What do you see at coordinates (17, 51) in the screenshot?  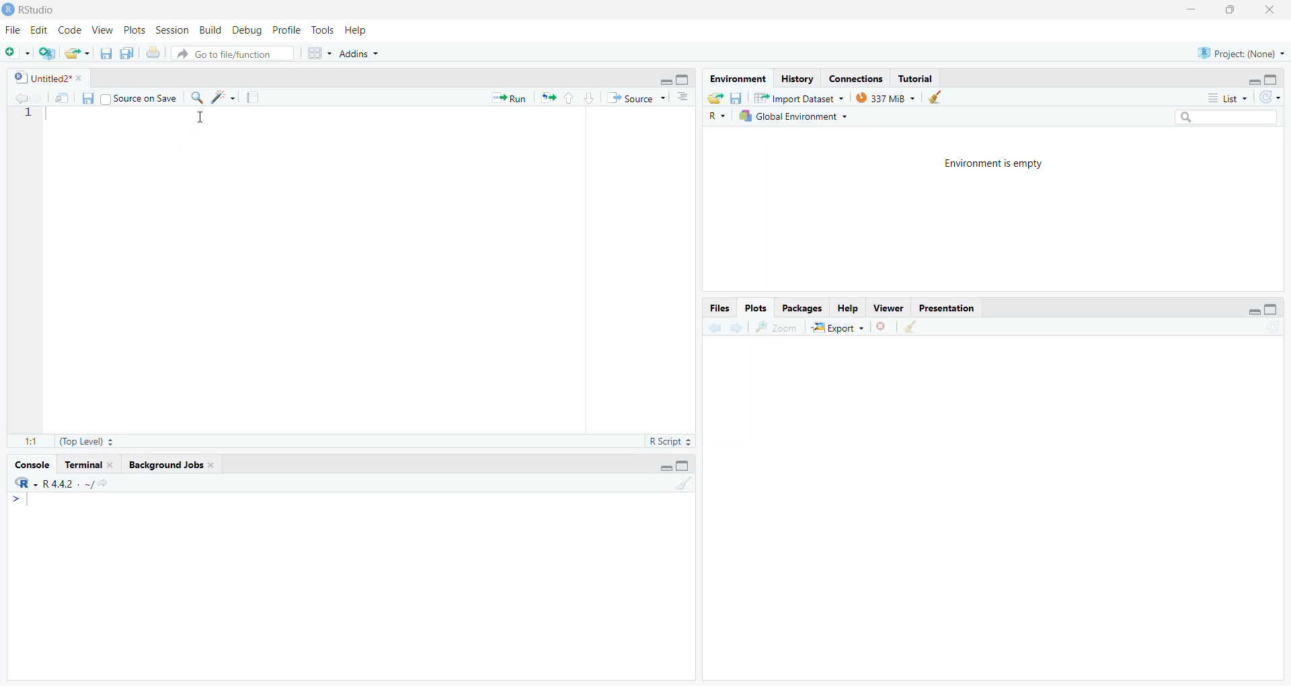 I see `new file` at bounding box center [17, 51].